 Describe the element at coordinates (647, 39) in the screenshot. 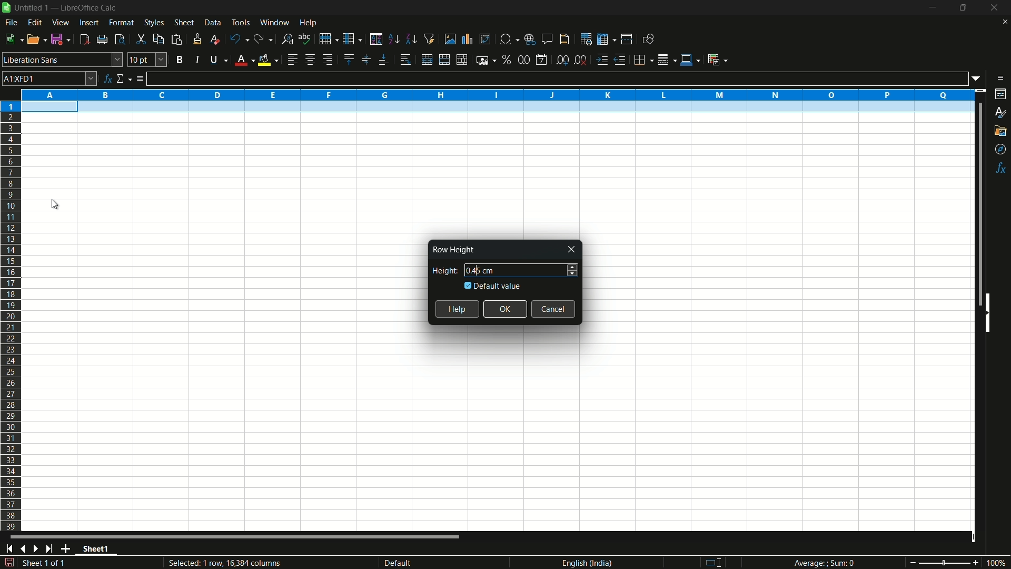

I see `show draw functions` at that location.